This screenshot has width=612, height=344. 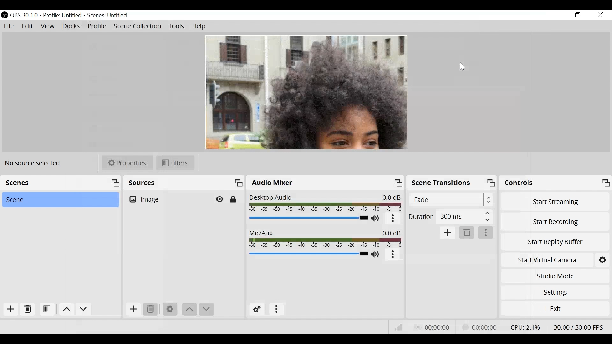 I want to click on Move Up, so click(x=65, y=310).